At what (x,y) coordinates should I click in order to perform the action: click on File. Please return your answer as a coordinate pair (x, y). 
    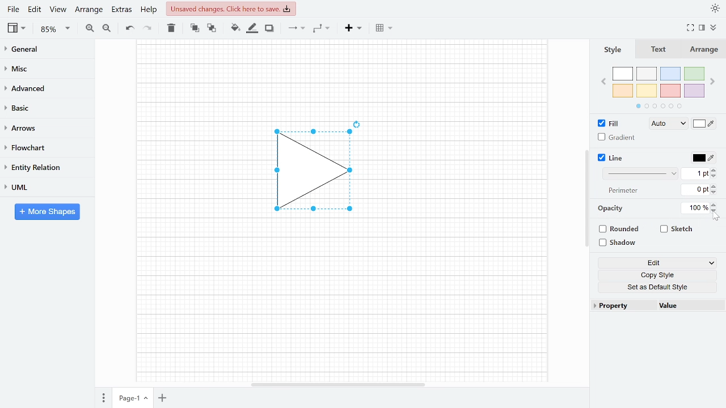
    Looking at the image, I should click on (13, 9).